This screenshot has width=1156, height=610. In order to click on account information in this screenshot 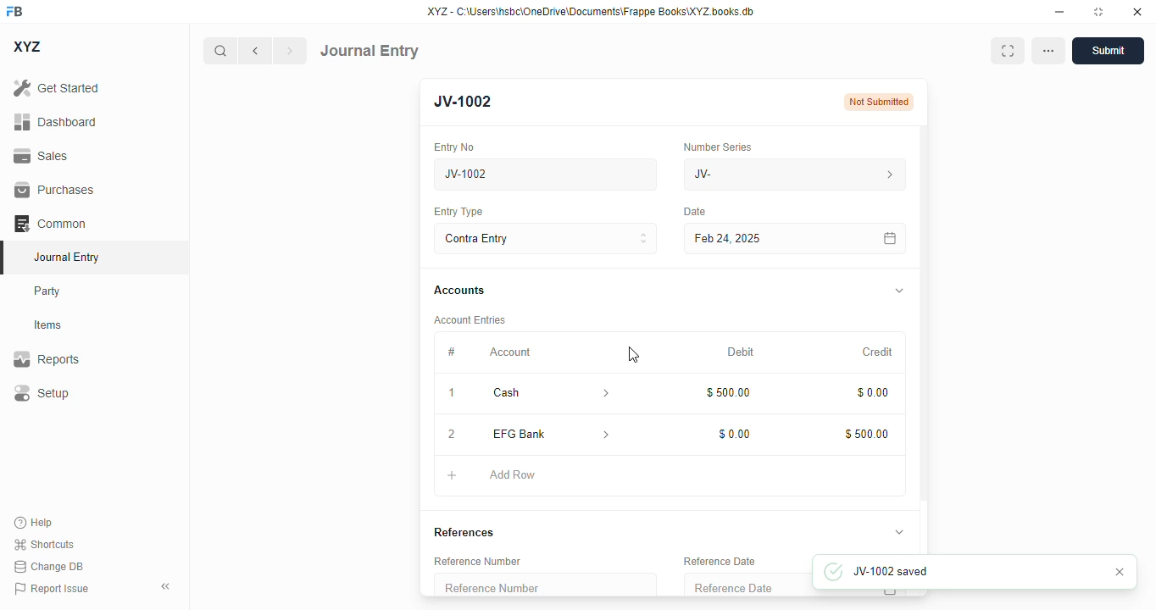, I will do `click(603, 393)`.